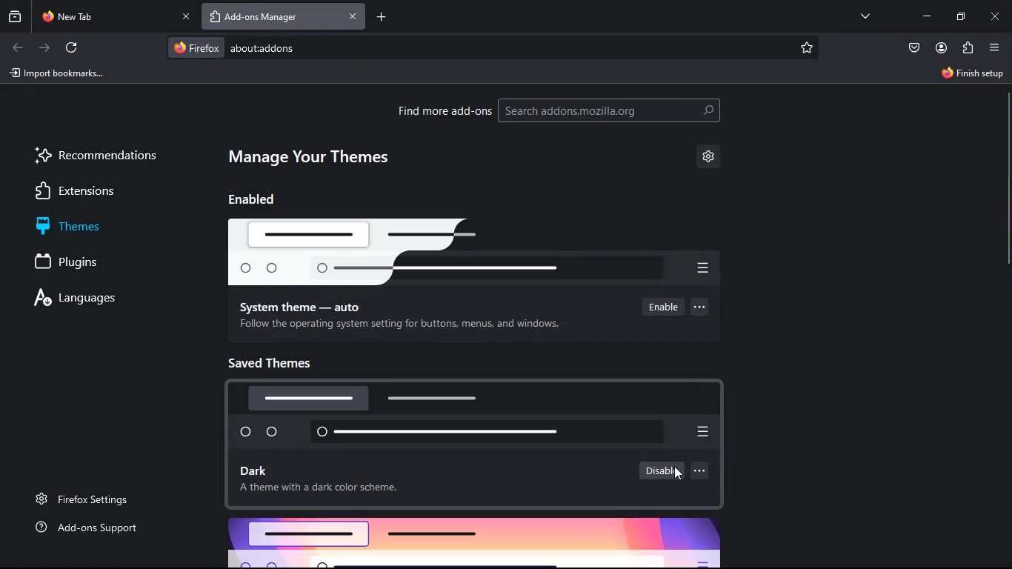  I want to click on add-ons support, so click(94, 529).